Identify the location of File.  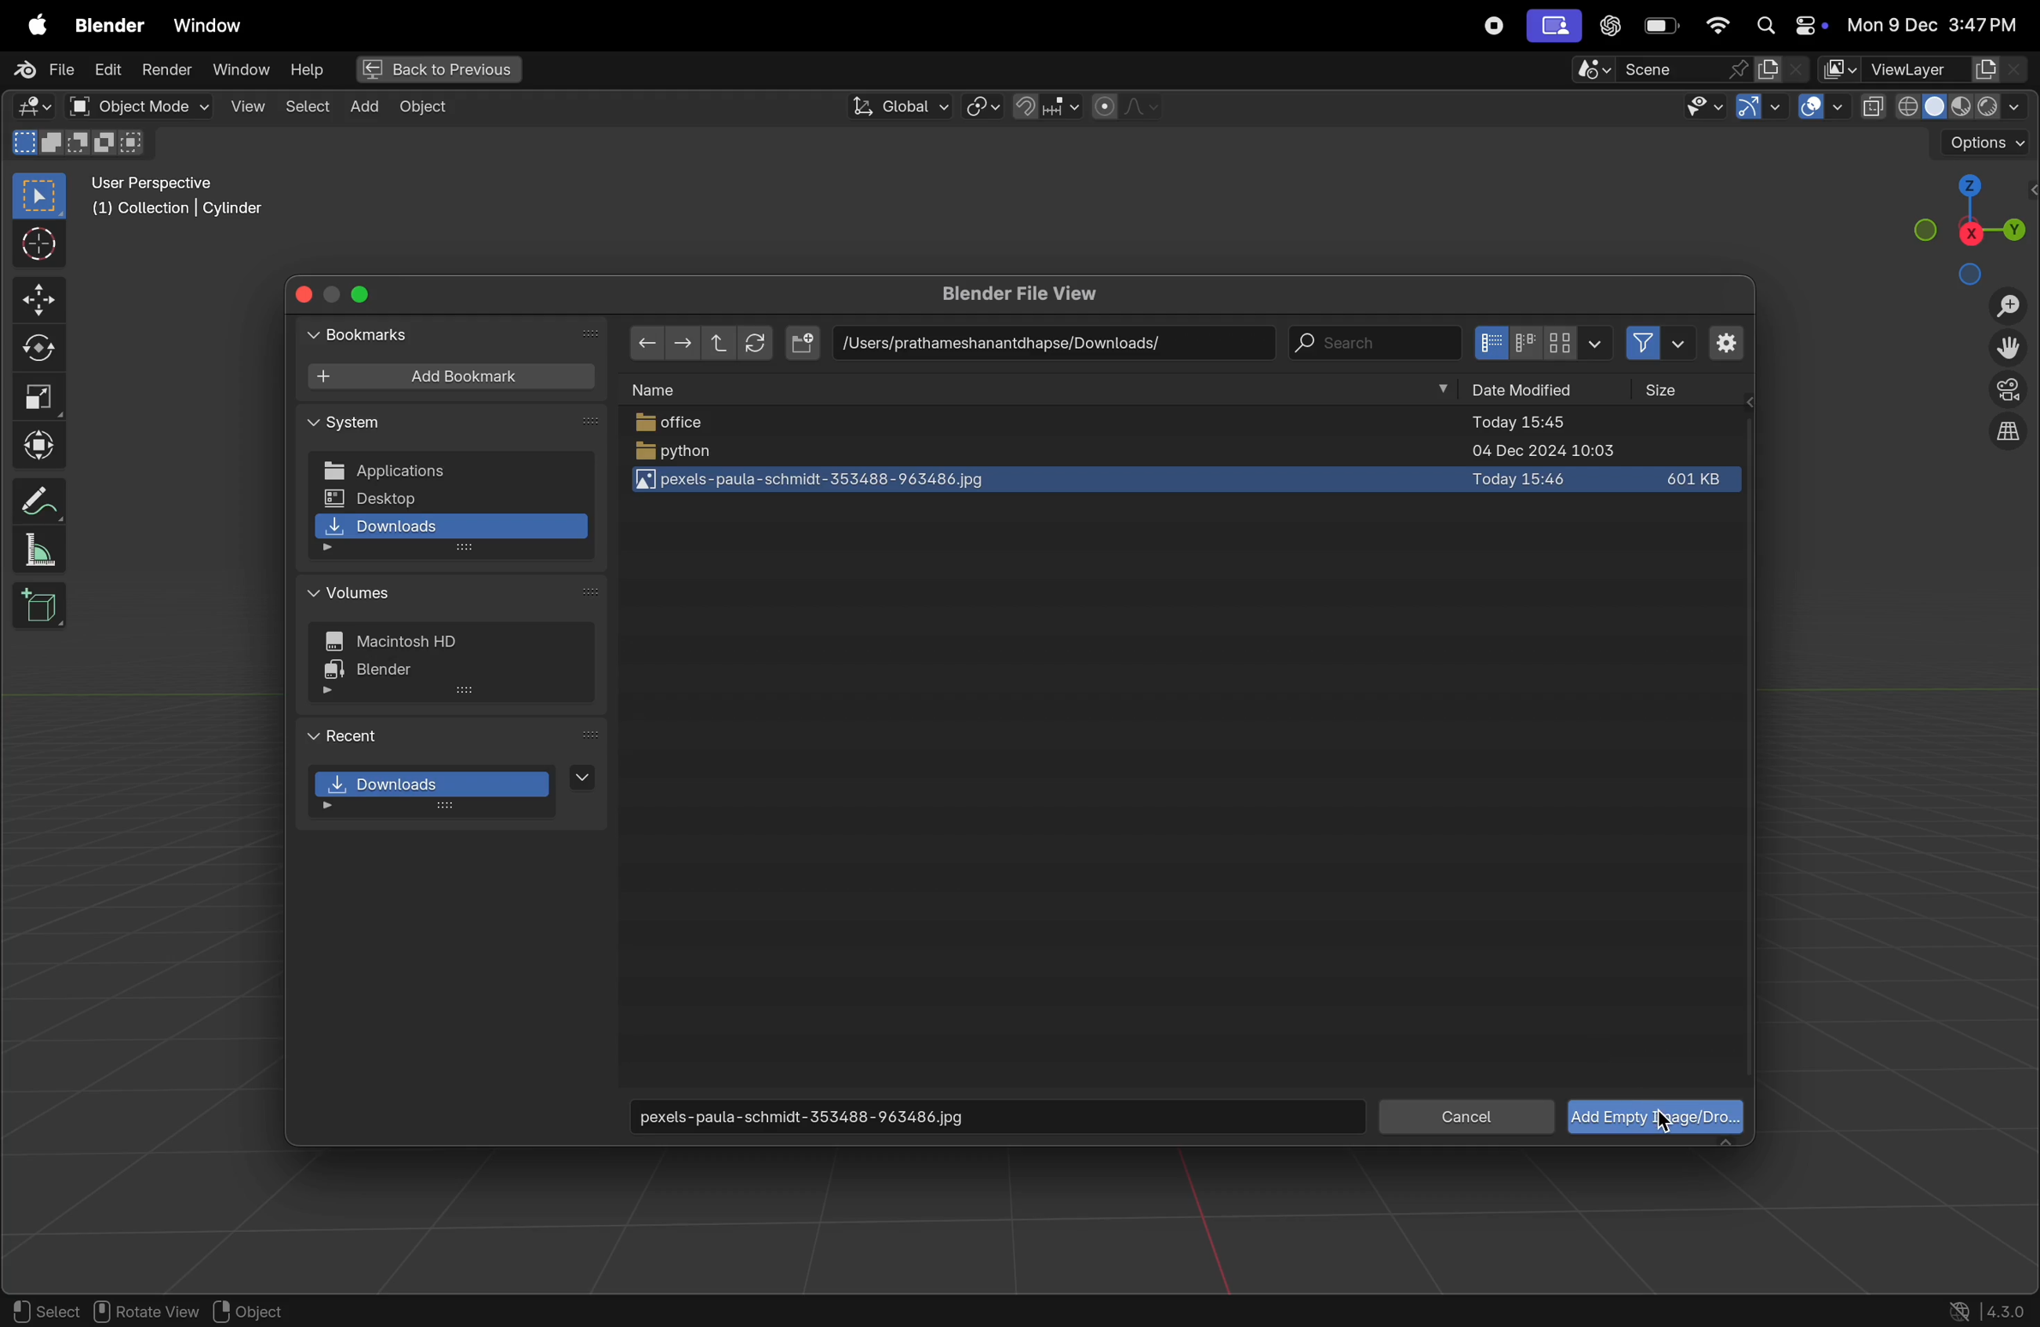
(39, 69).